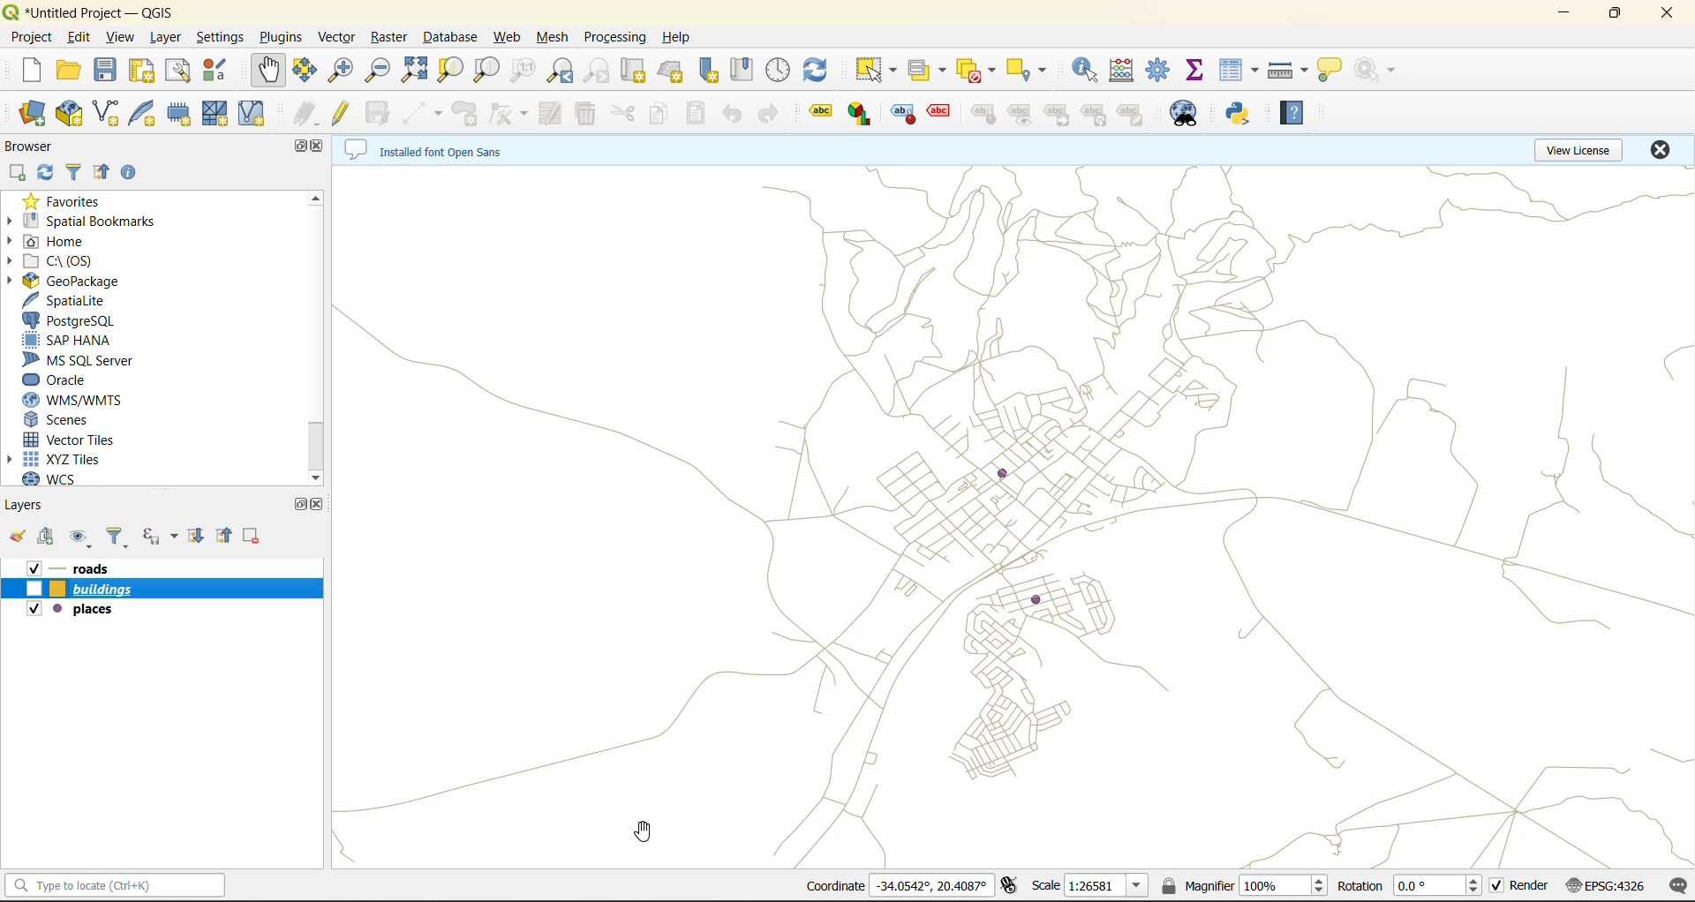  I want to click on python, so click(1242, 114).